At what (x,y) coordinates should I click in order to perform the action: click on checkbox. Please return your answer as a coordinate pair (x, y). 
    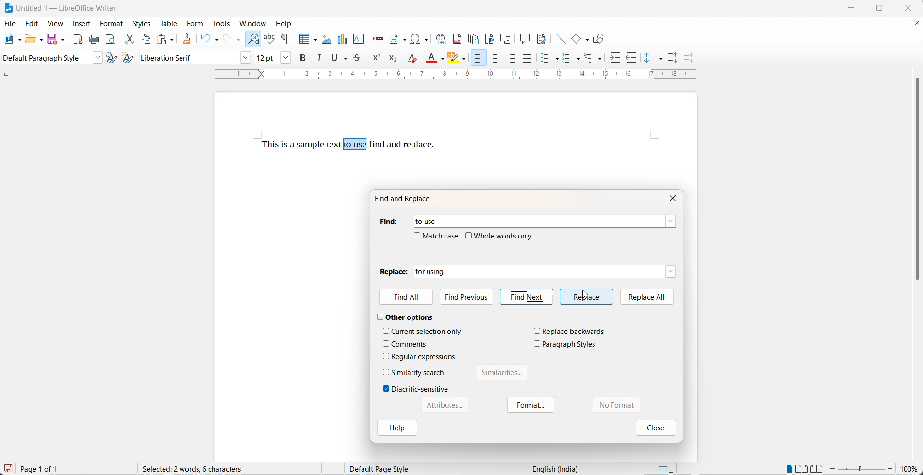
    Looking at the image, I should click on (386, 356).